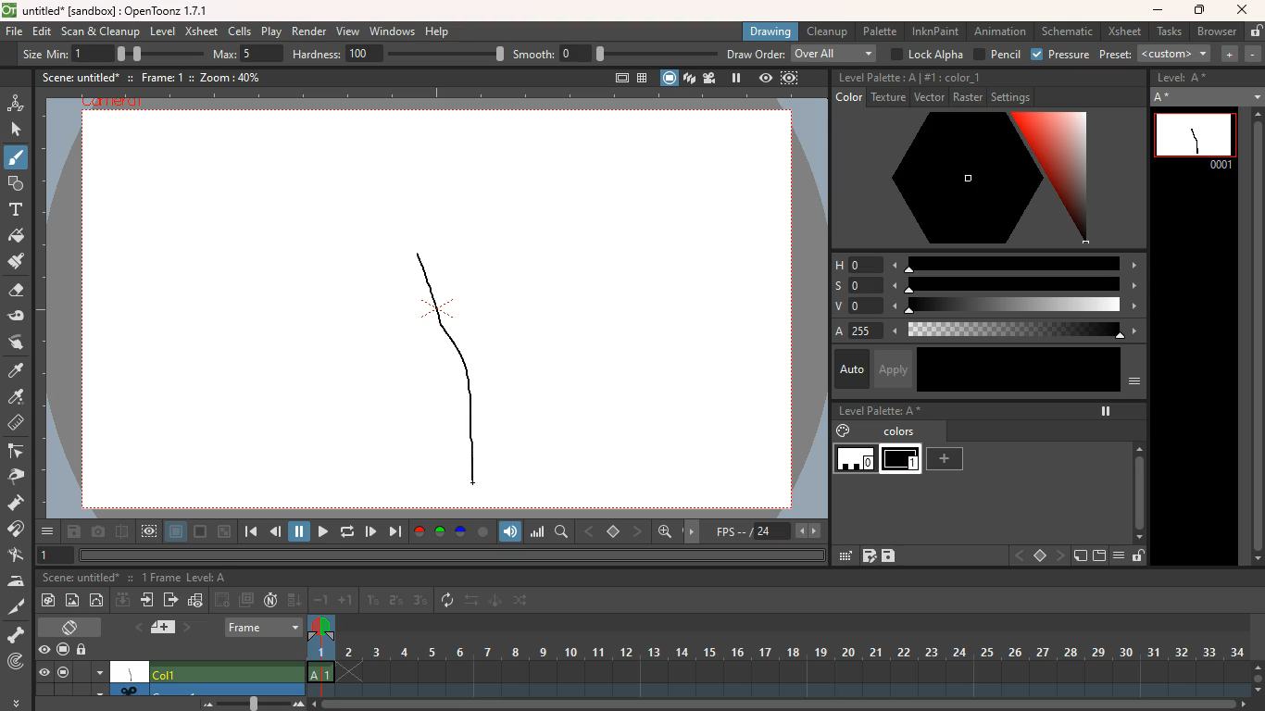 This screenshot has height=711, width=1265. I want to click on +1, so click(346, 602).